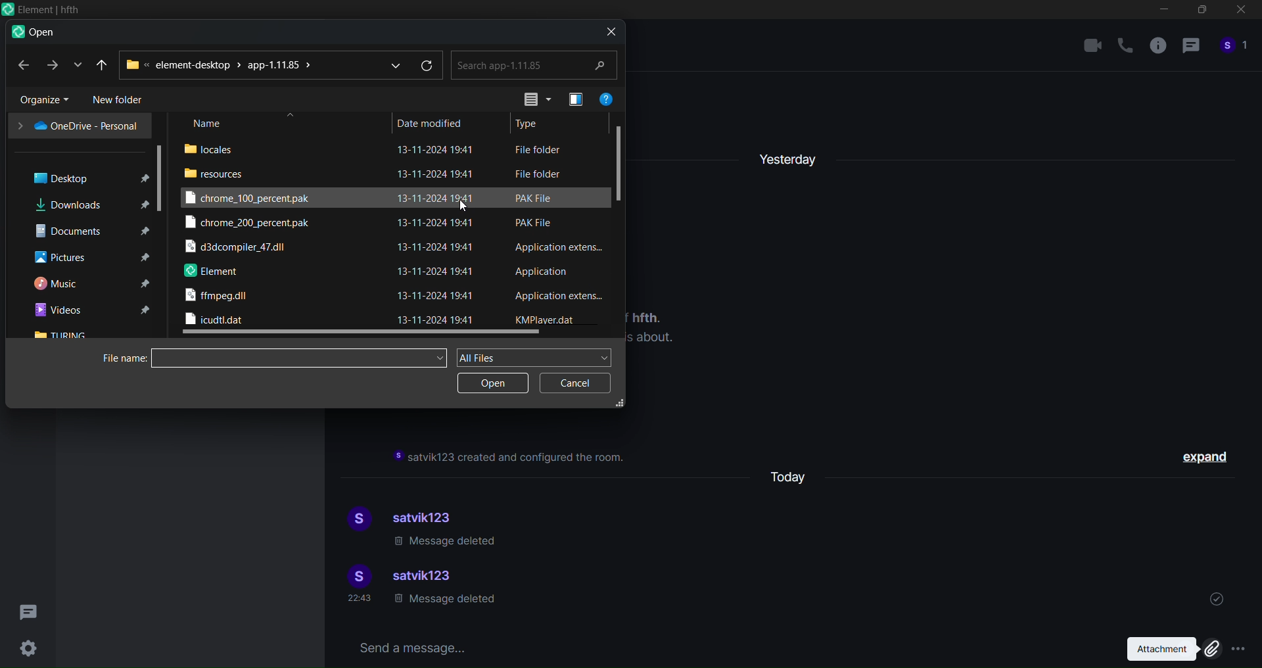 This screenshot has width=1262, height=668. I want to click on minimize, so click(1164, 12).